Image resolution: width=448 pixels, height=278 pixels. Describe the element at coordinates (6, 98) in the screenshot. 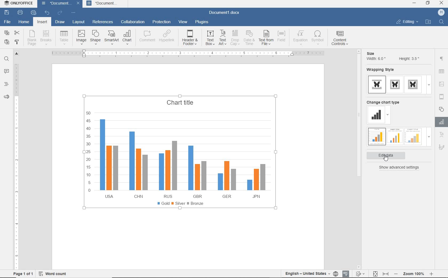

I see `feedback & support` at that location.